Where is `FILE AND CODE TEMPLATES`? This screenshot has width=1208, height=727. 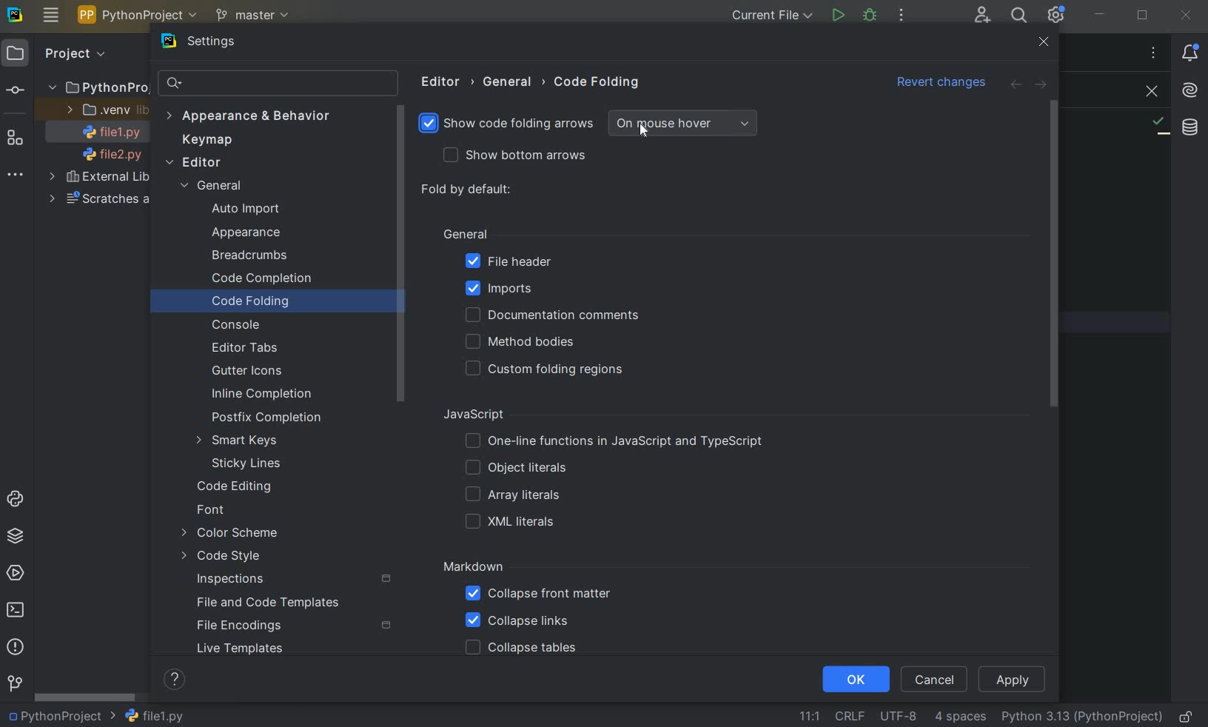
FILE AND CODE TEMPLATES is located at coordinates (272, 602).